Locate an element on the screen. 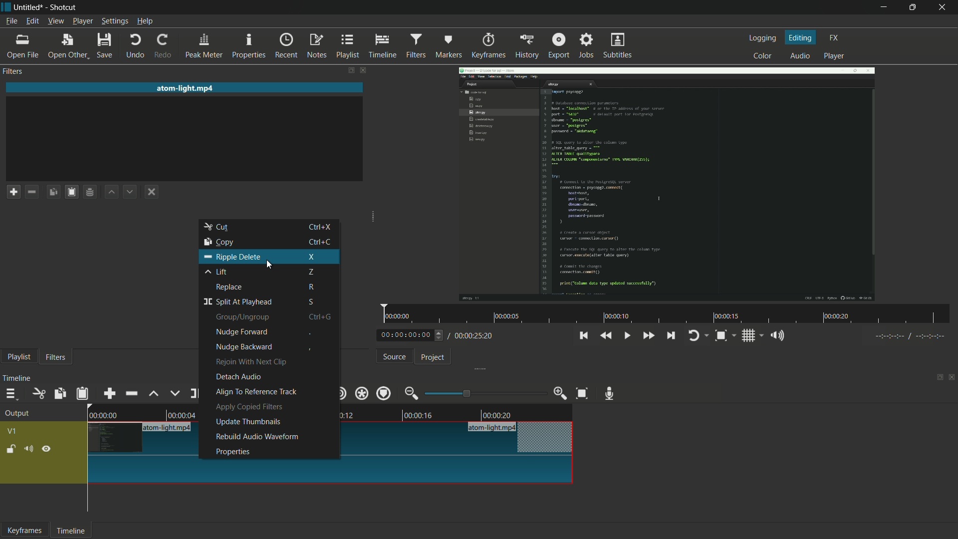 Image resolution: width=958 pixels, height=539 pixels. settings menu is located at coordinates (114, 21).